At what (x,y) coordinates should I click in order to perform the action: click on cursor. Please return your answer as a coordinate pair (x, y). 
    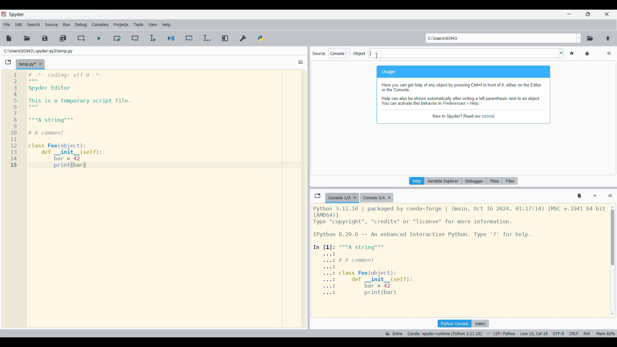
    Looking at the image, I should click on (378, 54).